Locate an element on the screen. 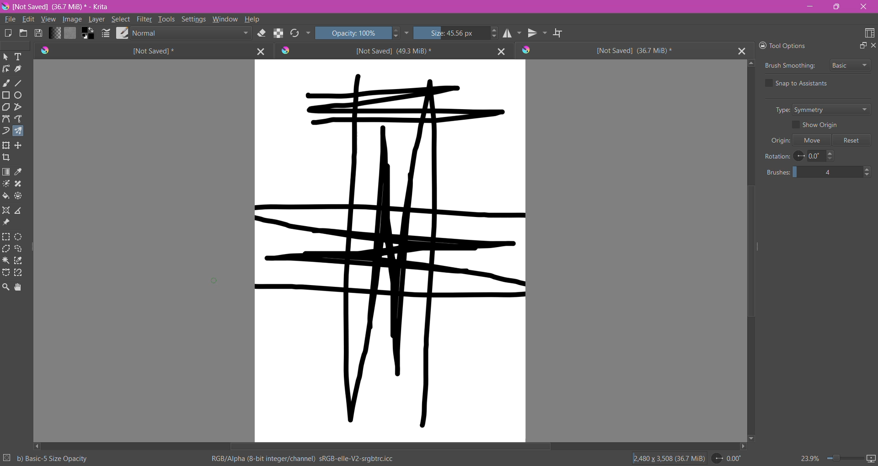 This screenshot has width=878, height=466. Set the number of brushes is located at coordinates (814, 172).